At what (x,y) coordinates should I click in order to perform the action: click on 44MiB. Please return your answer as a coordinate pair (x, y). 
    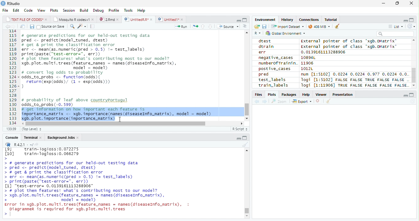
    Looking at the image, I should click on (318, 26).